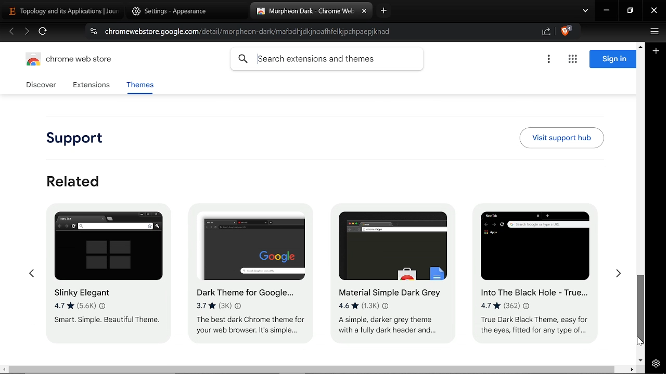 This screenshot has height=374, width=666. What do you see at coordinates (139, 87) in the screenshot?
I see `Themes` at bounding box center [139, 87].